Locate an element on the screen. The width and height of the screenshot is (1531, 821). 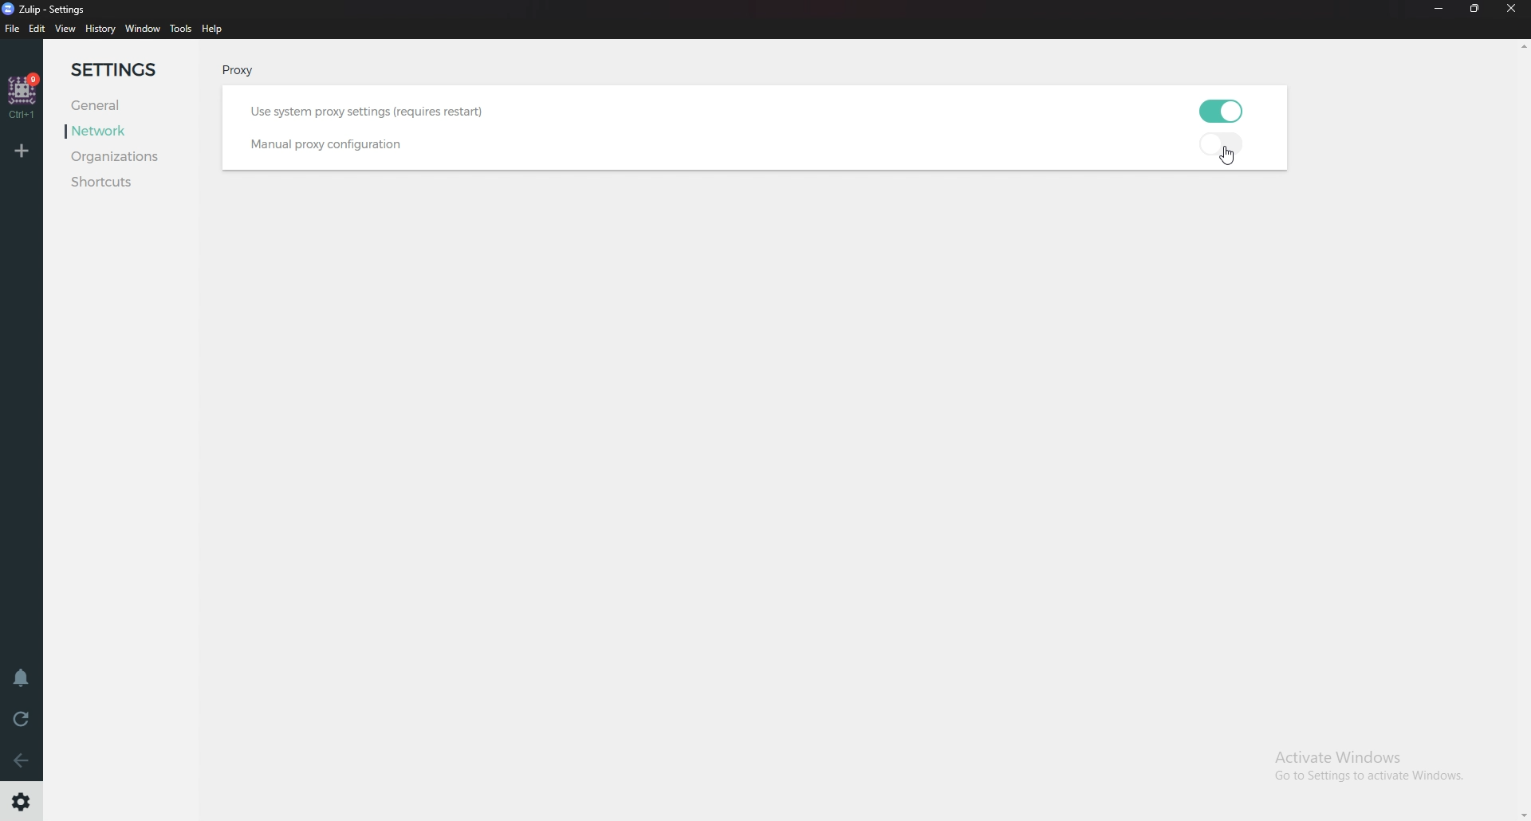
Toggle is located at coordinates (1226, 147).